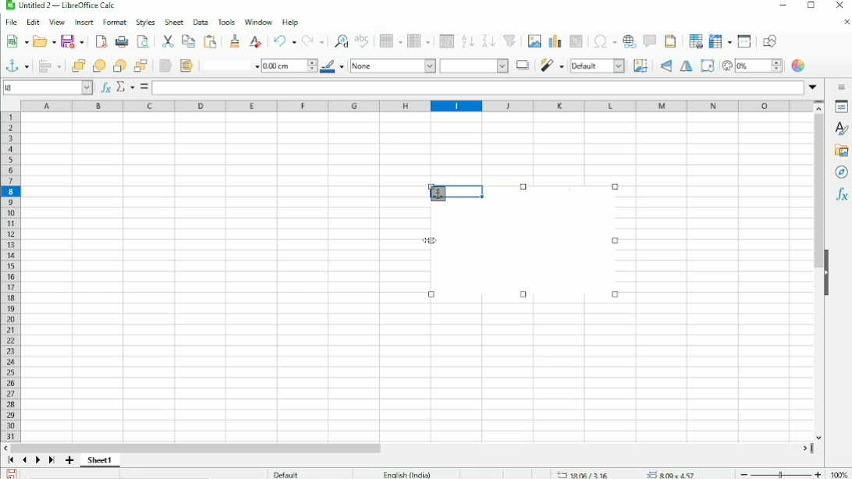 Image resolution: width=852 pixels, height=479 pixels. I want to click on Close, so click(840, 5).